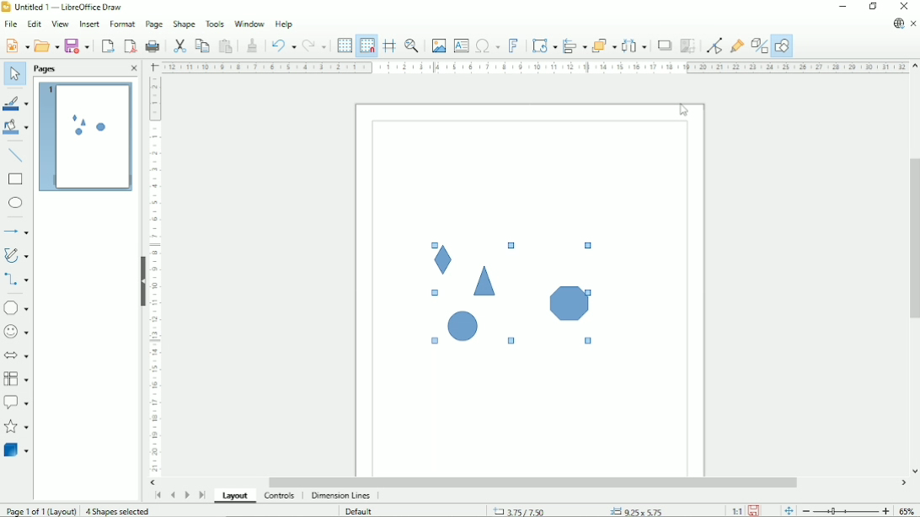 Image resolution: width=920 pixels, height=517 pixels. Describe the element at coordinates (344, 45) in the screenshot. I see `Display grid` at that location.